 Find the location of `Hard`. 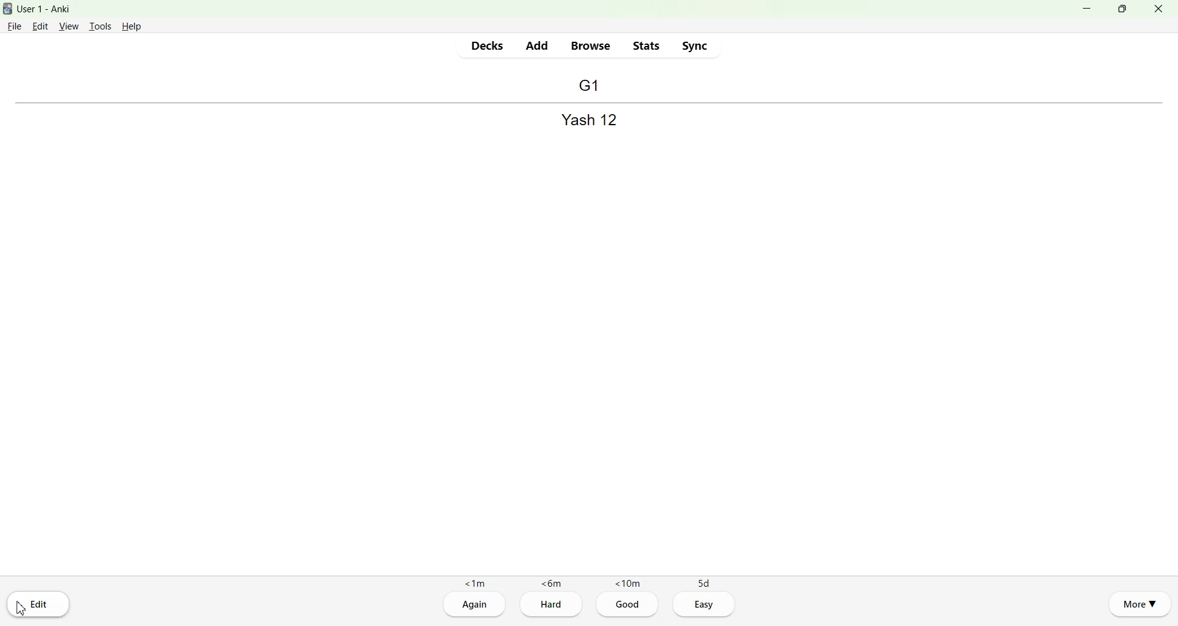

Hard is located at coordinates (551, 606).